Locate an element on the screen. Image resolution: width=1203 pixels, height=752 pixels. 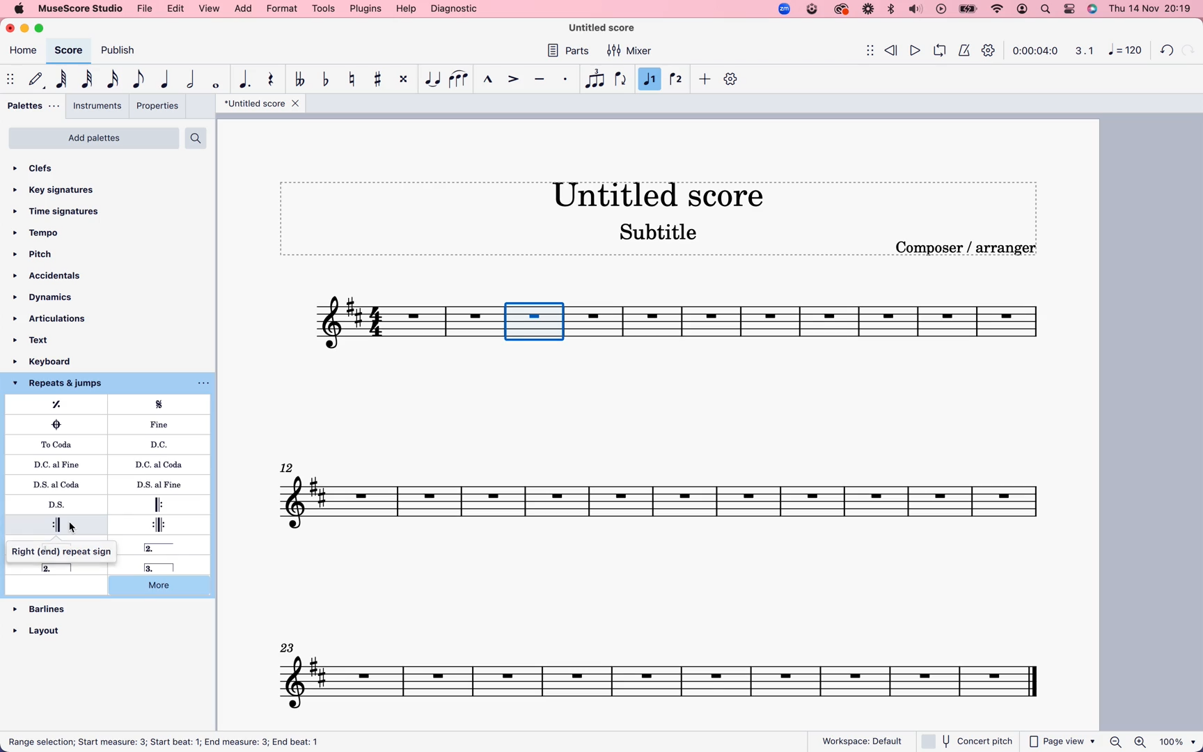
accent is located at coordinates (514, 79).